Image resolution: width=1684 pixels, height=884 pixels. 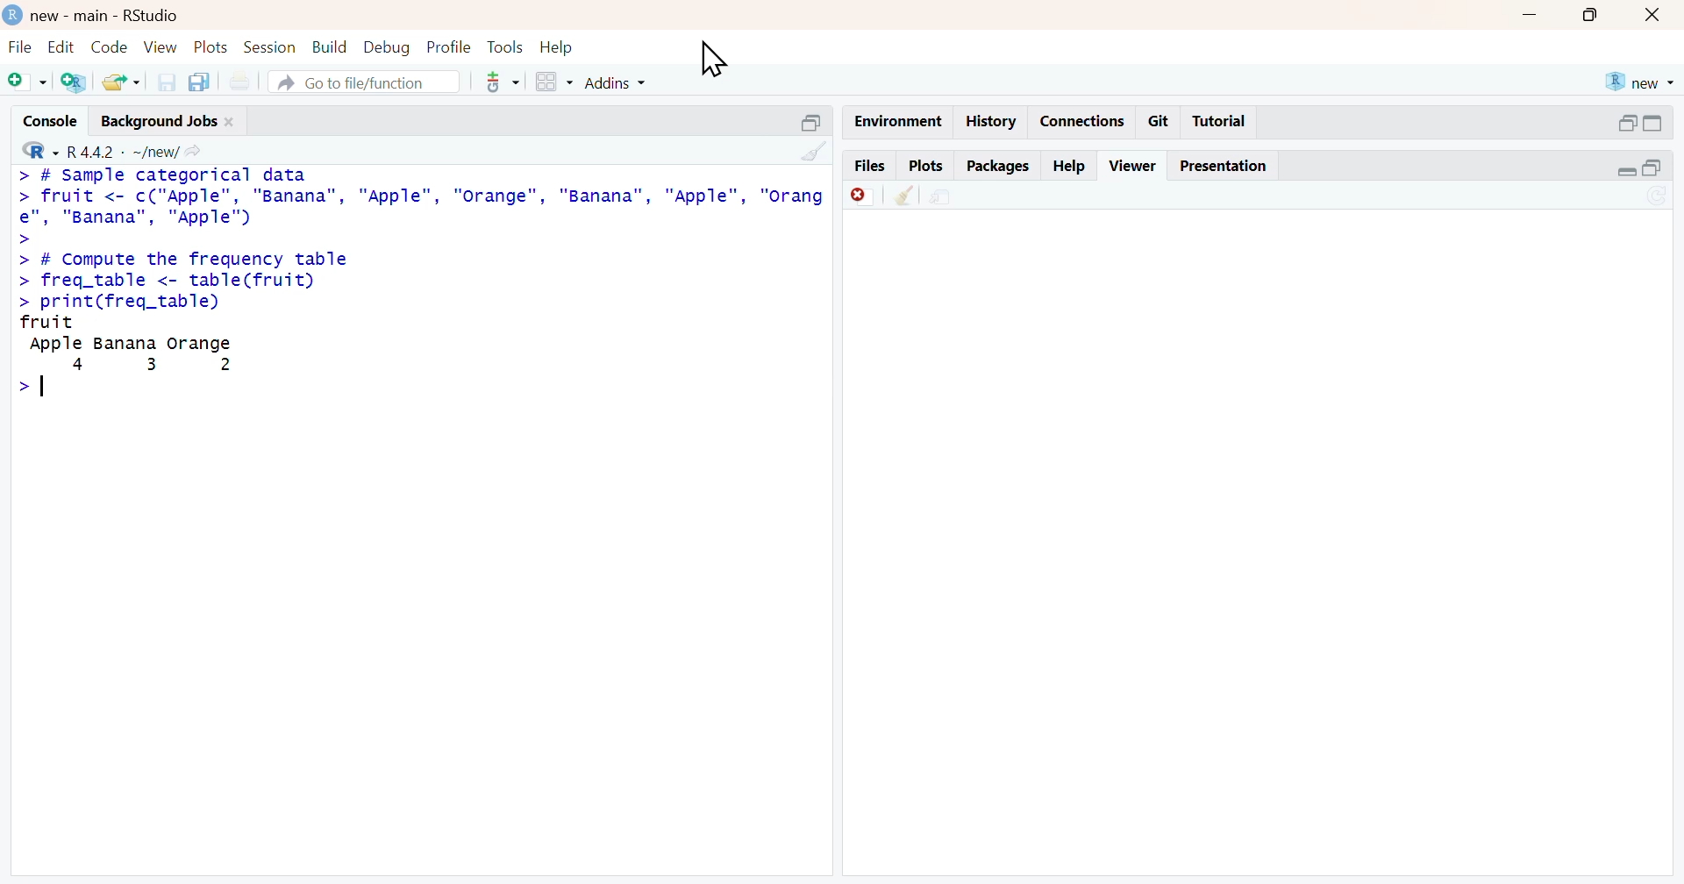 What do you see at coordinates (414, 239) in the screenshot?
I see `> # sample categorical data datafruit <- c("Apple"”, "Banana", "Apple", "Orange", "Banana", "Apple",rordpe" “Banana”, "Apple")# Compute the frequency tablefreq_table <- table(fruit) > print (freq_table)` at bounding box center [414, 239].